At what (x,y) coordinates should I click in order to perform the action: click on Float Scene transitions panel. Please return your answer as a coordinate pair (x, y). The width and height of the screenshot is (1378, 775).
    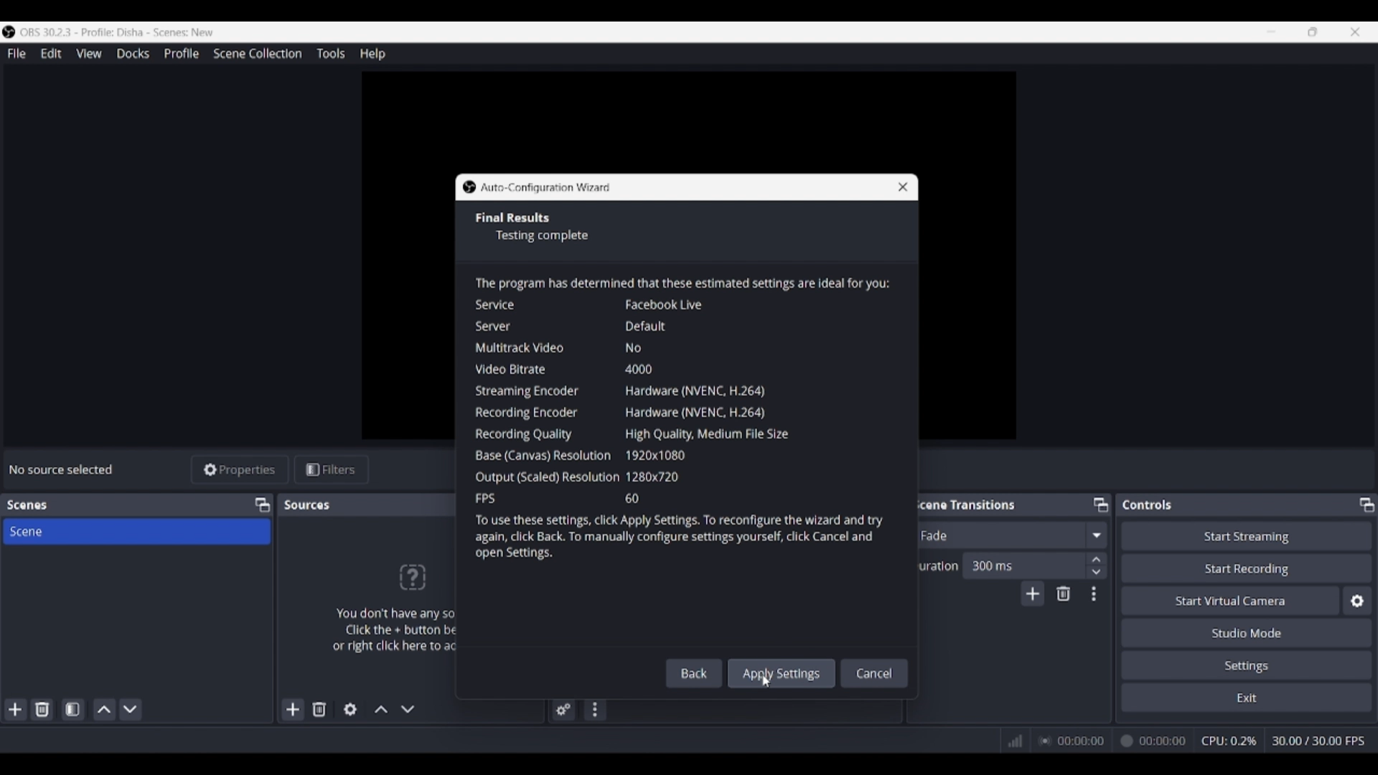
    Looking at the image, I should click on (1101, 504).